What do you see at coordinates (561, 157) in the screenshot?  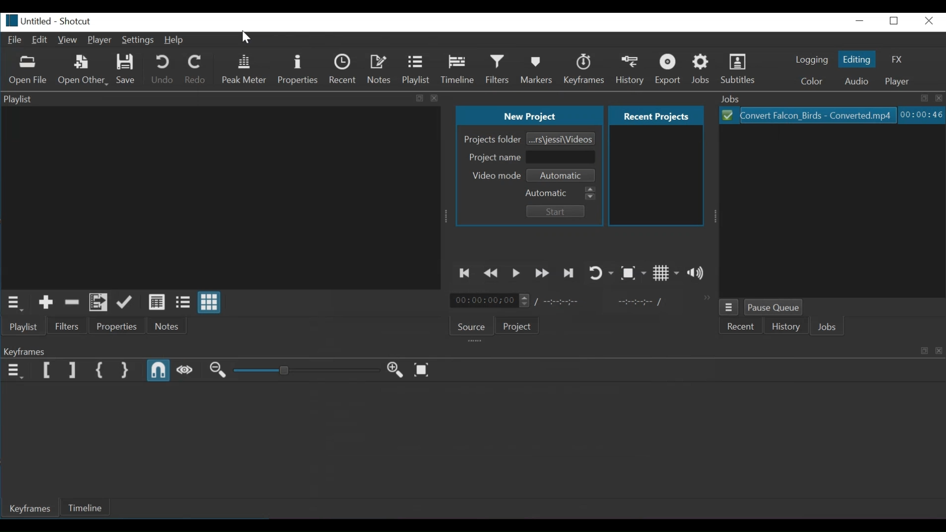 I see `Project Name Field` at bounding box center [561, 157].